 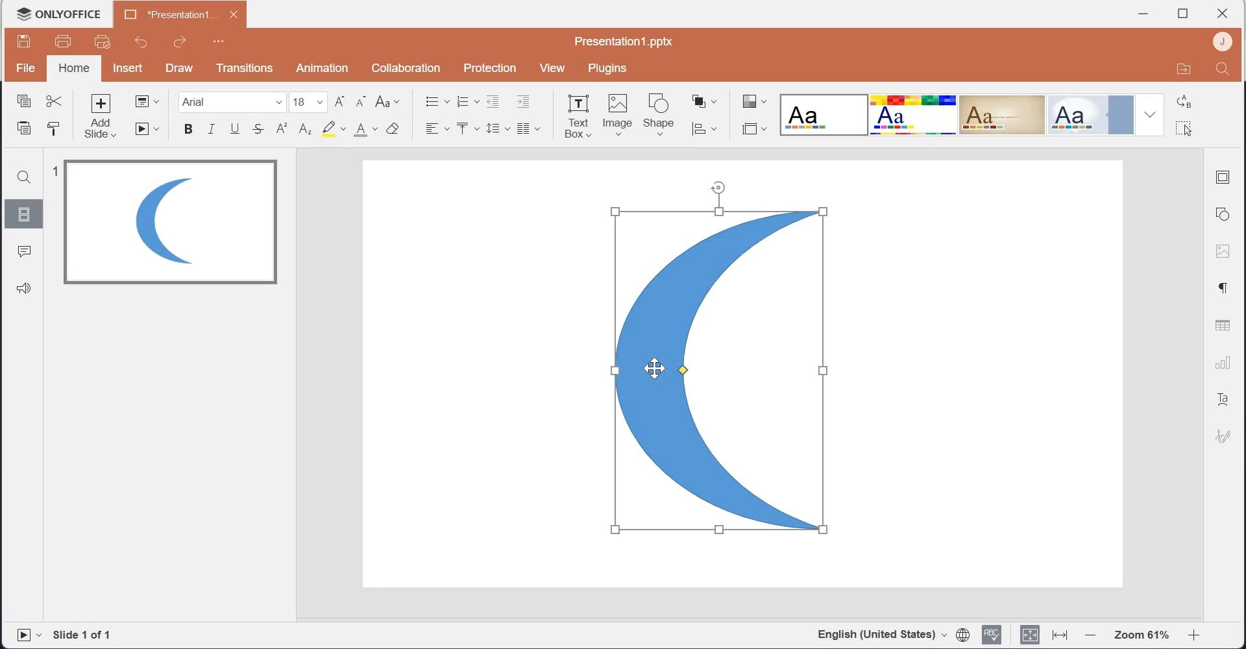 What do you see at coordinates (387, 102) in the screenshot?
I see `Change case` at bounding box center [387, 102].